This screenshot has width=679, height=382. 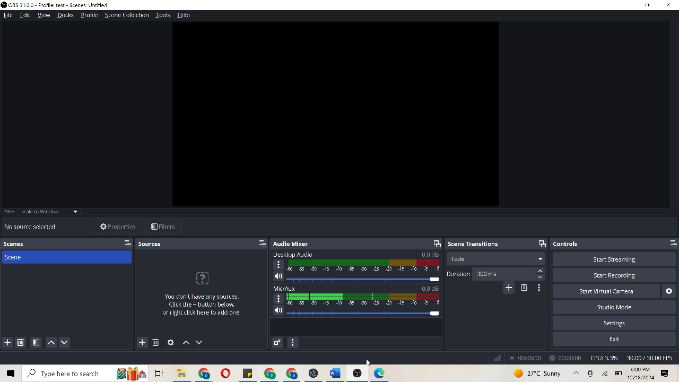 I want to click on window icon, so click(x=11, y=374).